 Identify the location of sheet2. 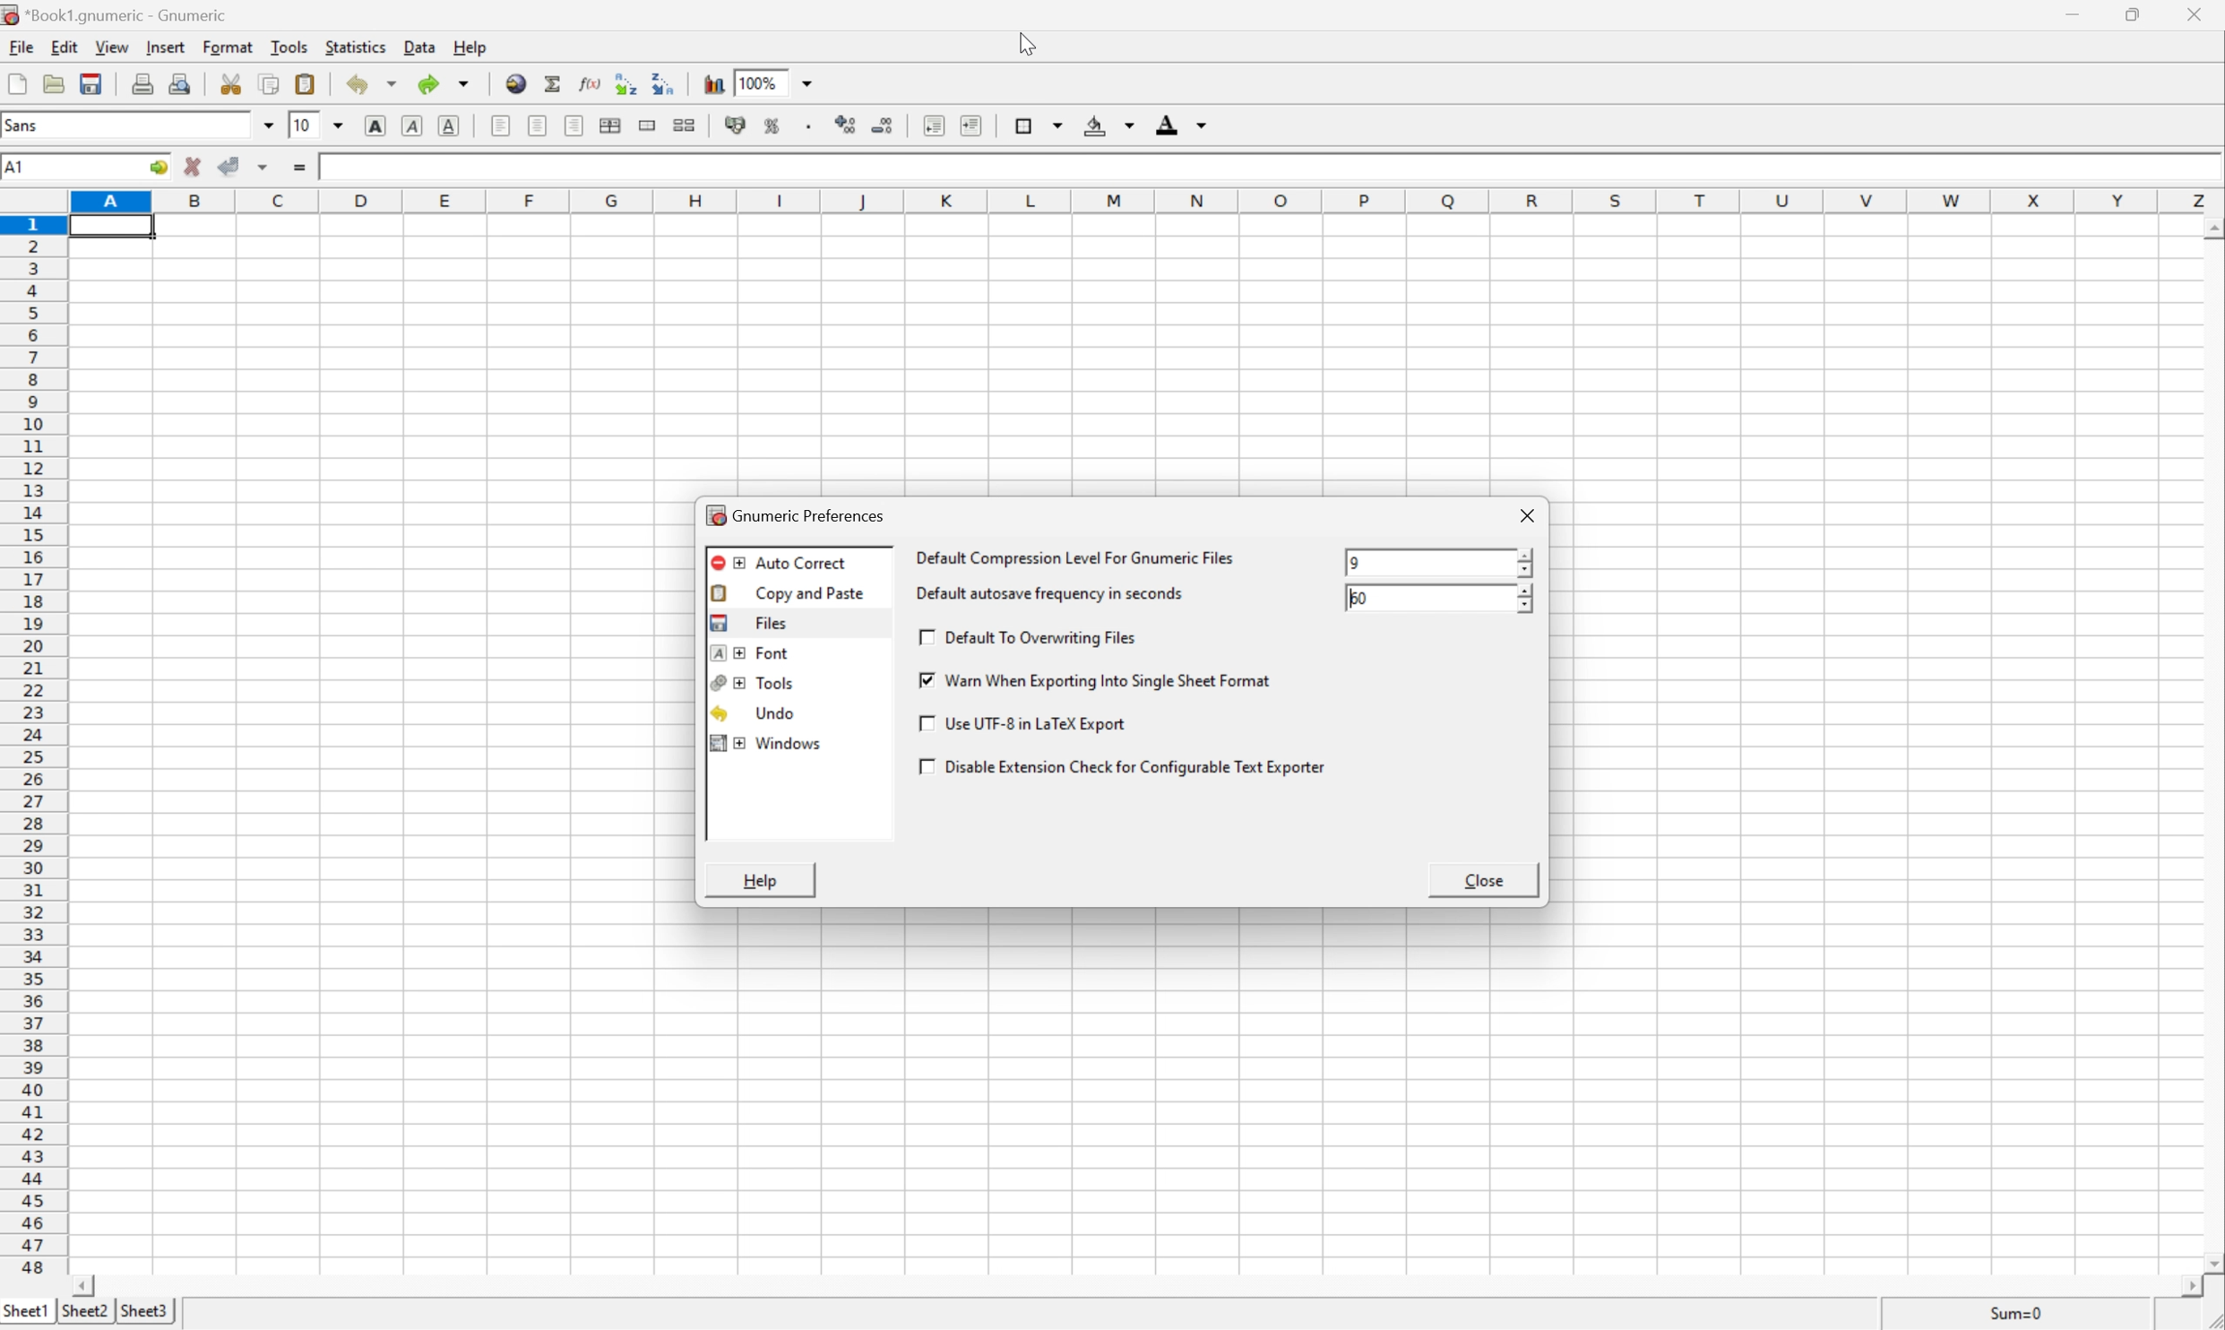
(82, 1317).